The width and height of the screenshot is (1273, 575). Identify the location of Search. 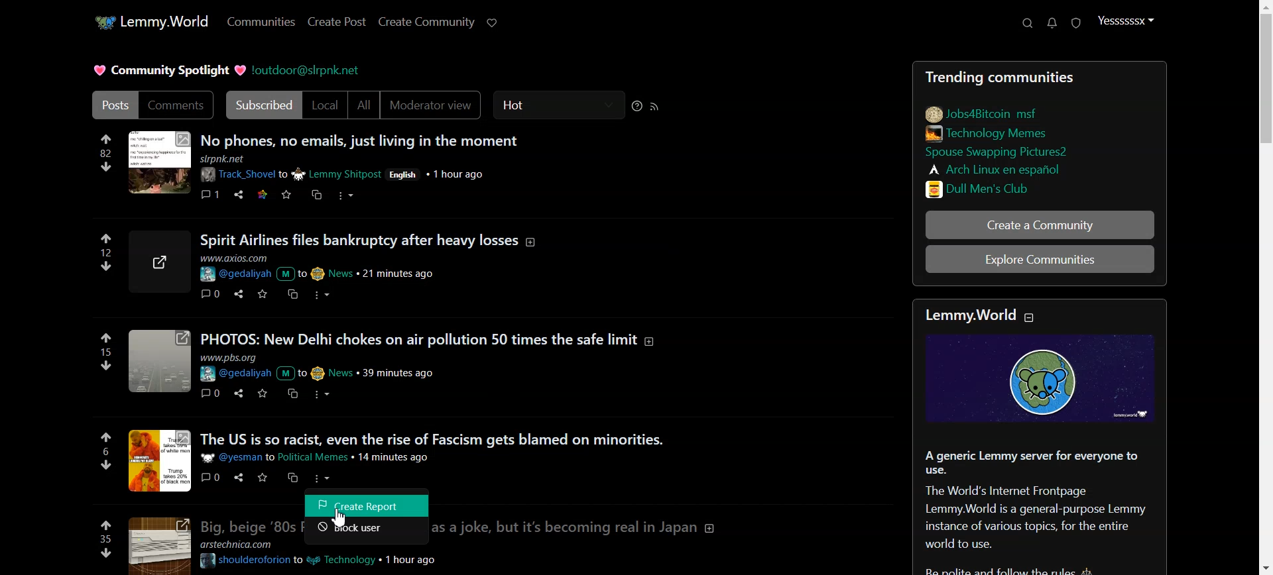
(1027, 23).